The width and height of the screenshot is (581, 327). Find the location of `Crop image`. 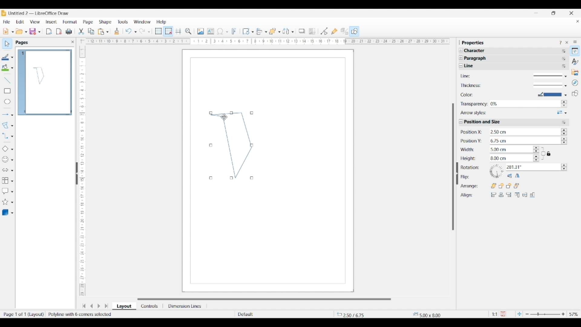

Crop image is located at coordinates (312, 31).